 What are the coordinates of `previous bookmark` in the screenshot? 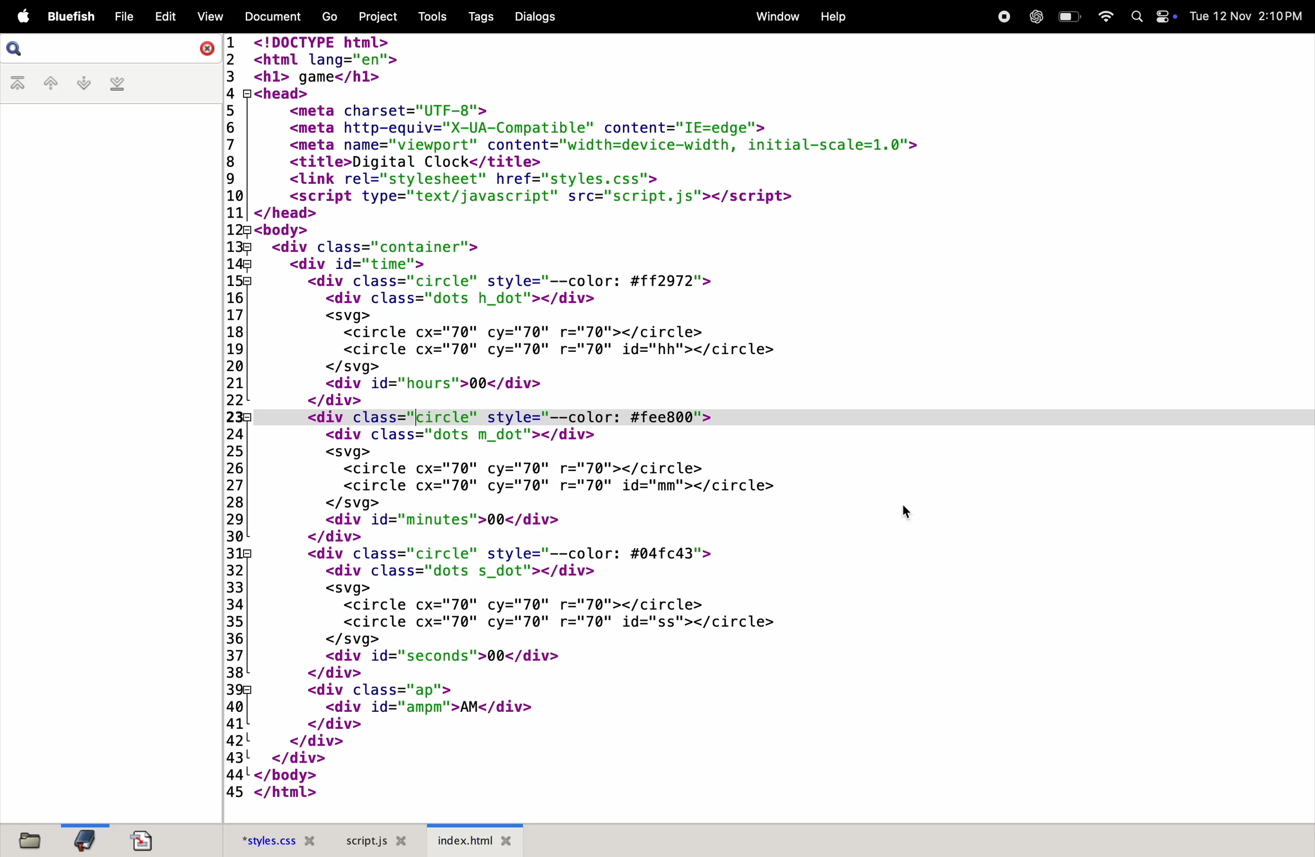 It's located at (50, 83).